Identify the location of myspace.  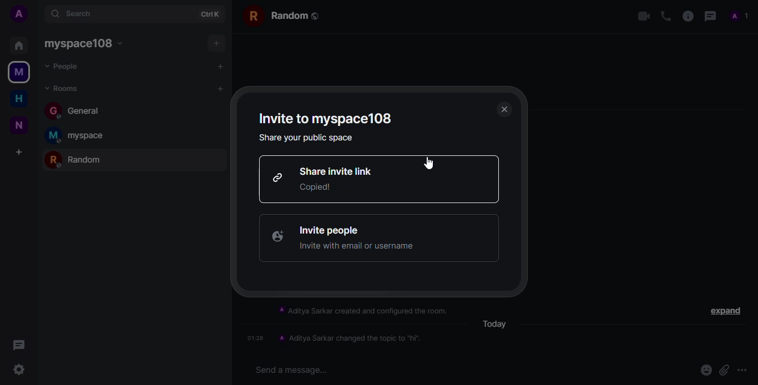
(19, 73).